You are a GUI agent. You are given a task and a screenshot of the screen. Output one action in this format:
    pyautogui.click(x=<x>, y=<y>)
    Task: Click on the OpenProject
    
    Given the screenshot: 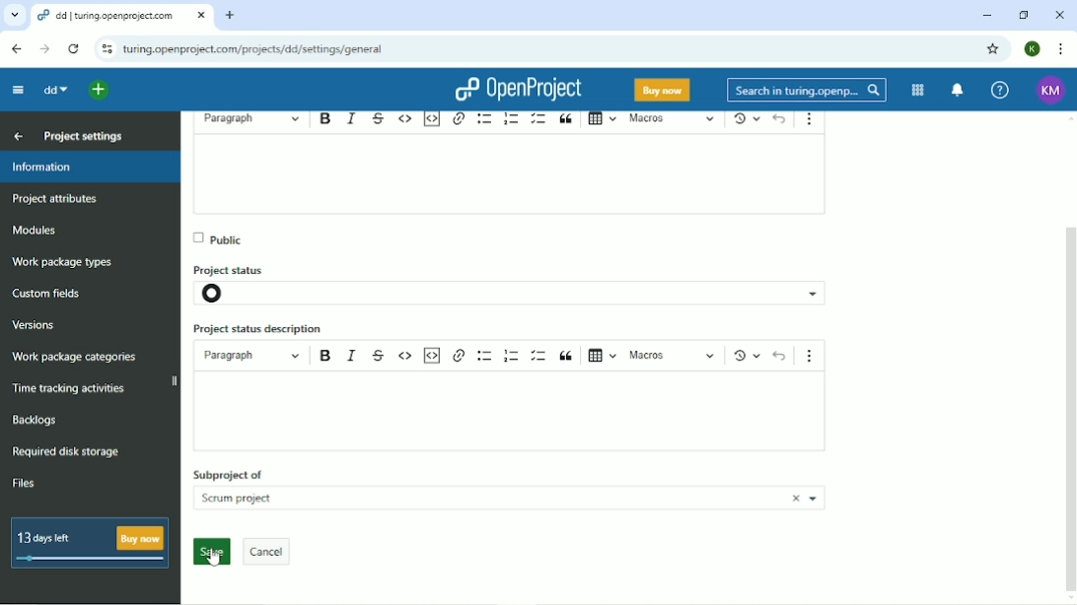 What is the action you would take?
    pyautogui.click(x=519, y=88)
    